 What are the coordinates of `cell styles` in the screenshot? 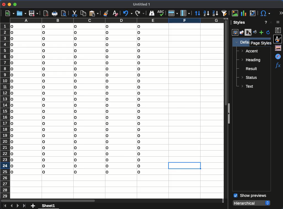 It's located at (234, 33).